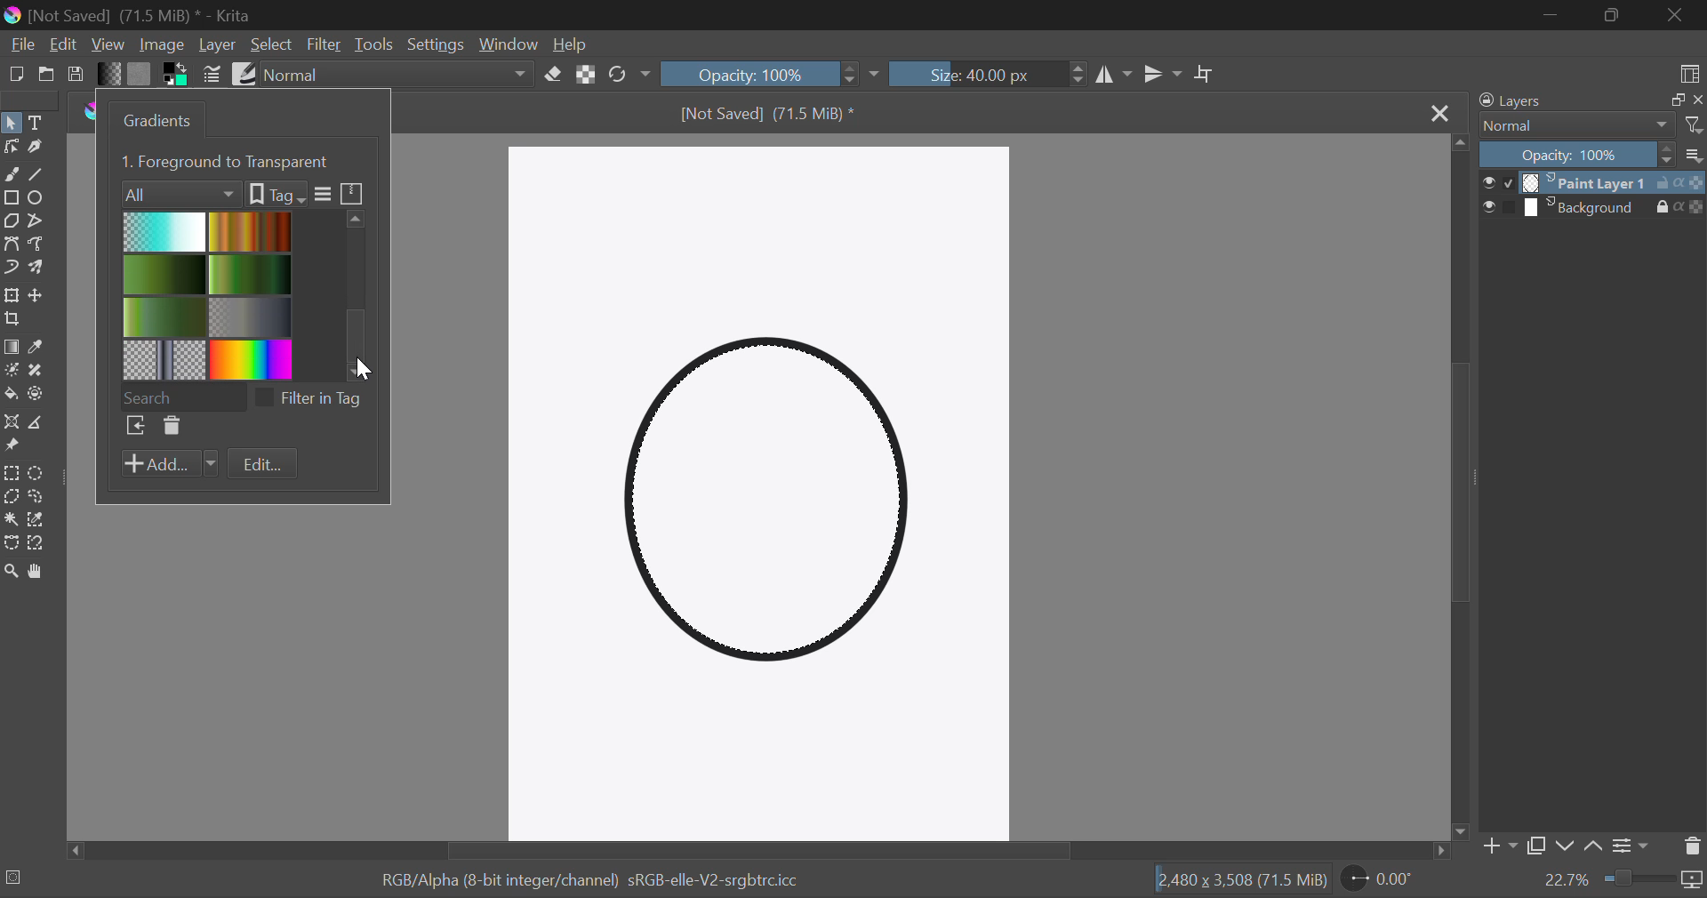 The image size is (1707, 898). I want to click on Transform Layer, so click(12, 297).